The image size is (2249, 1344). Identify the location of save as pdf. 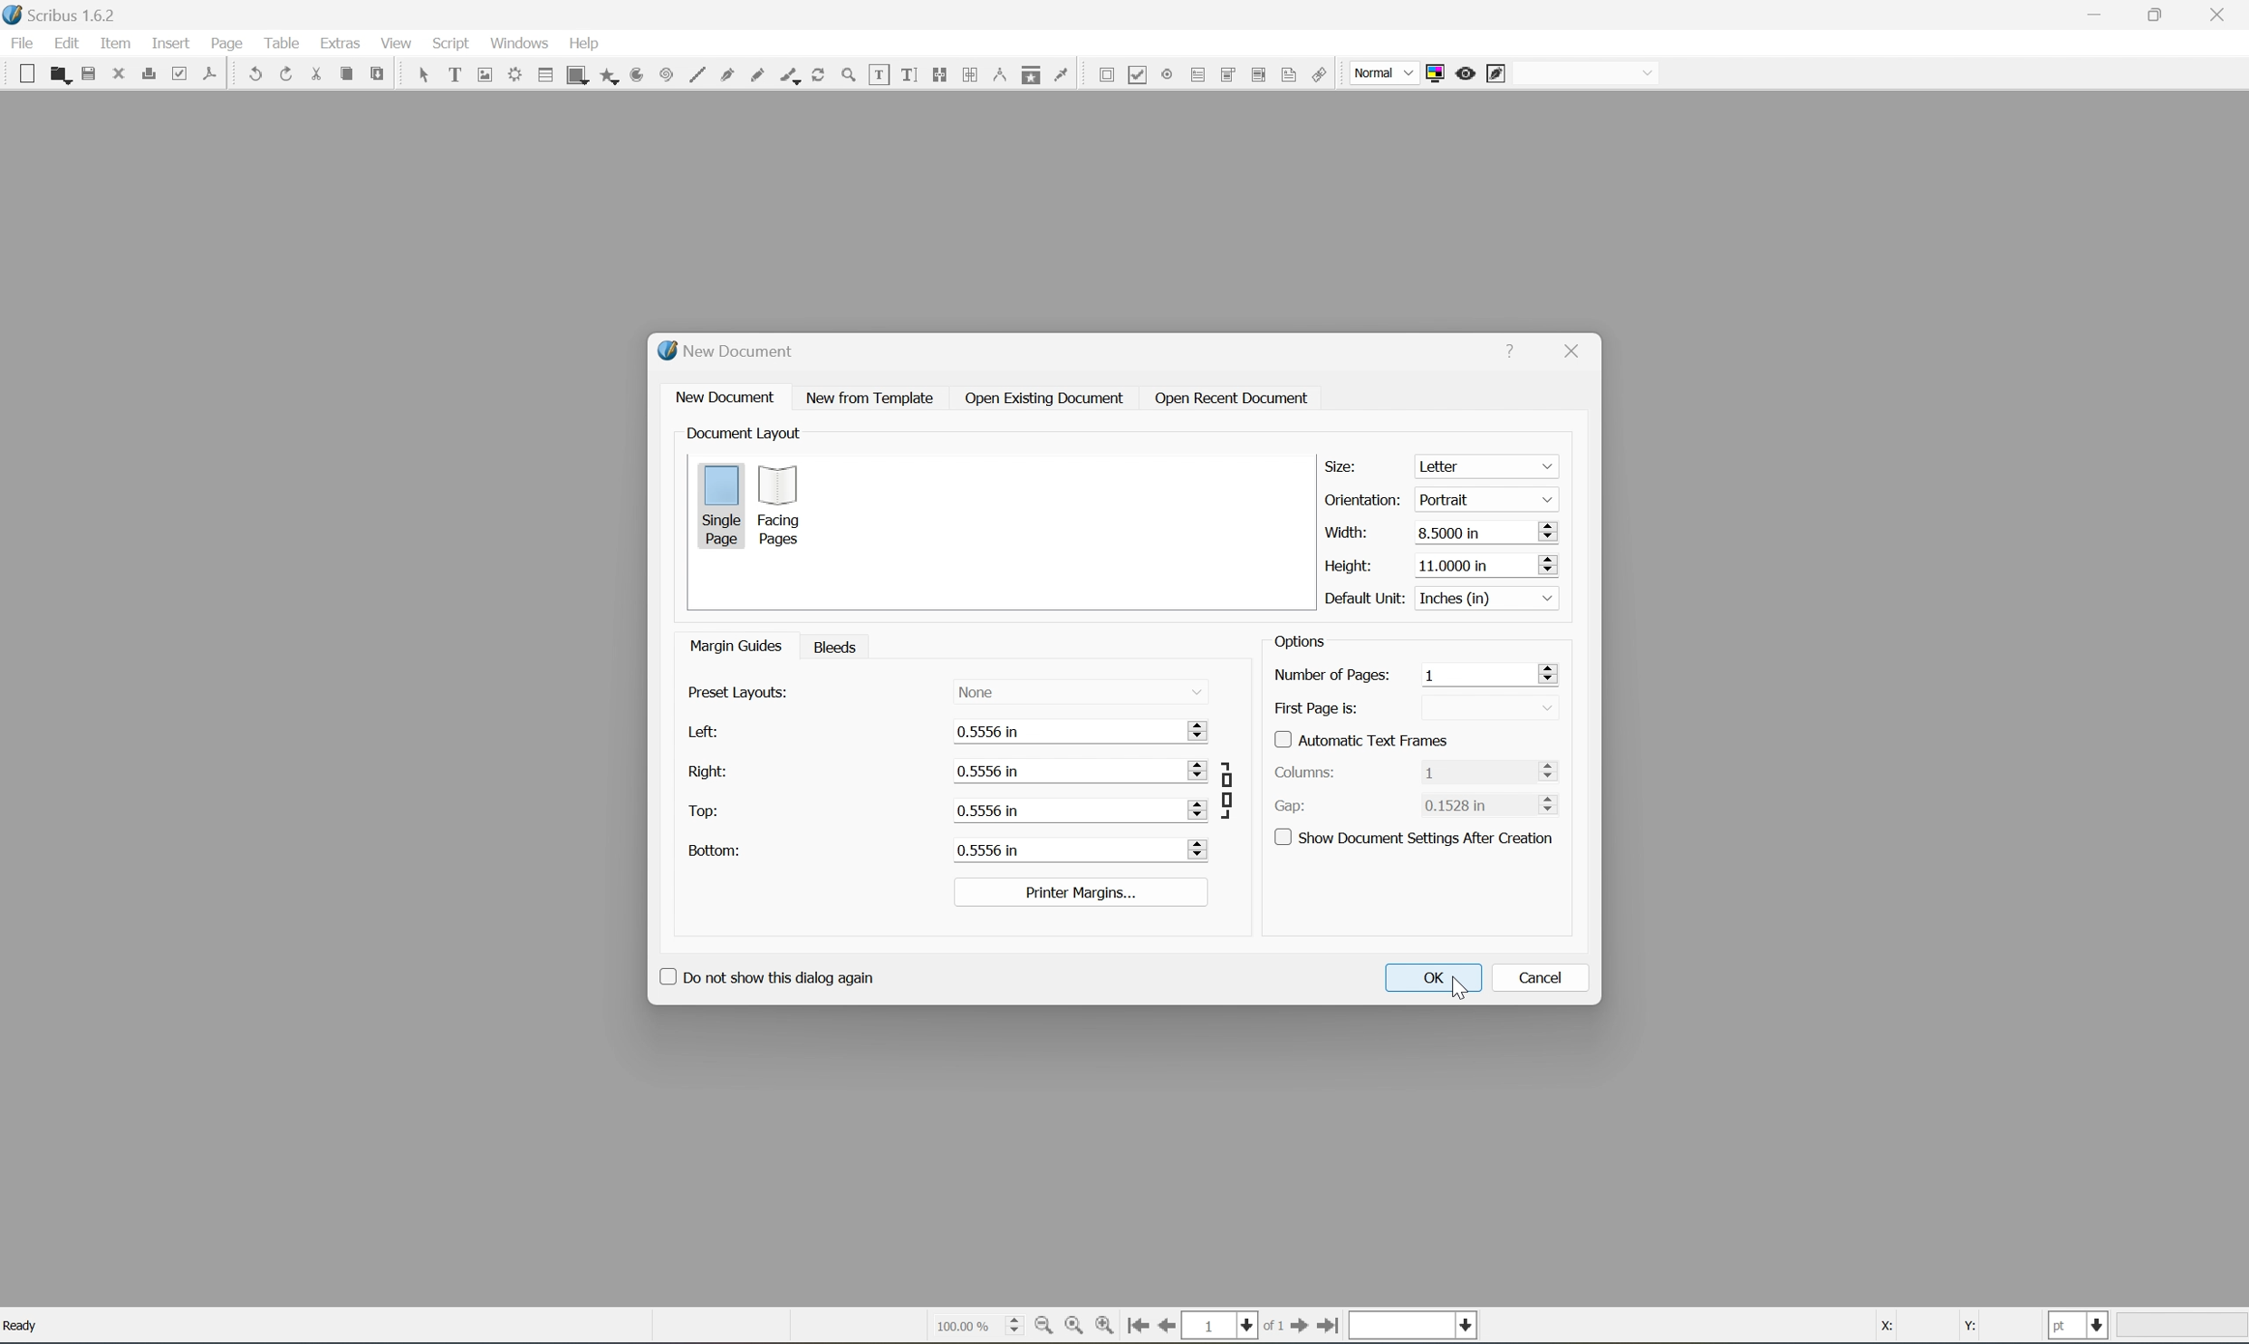
(211, 75).